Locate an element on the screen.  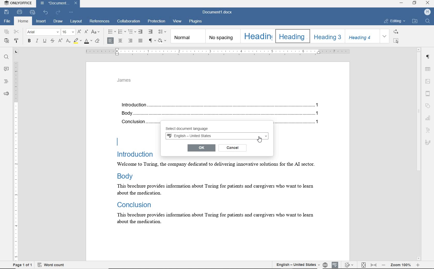
spell check is located at coordinates (334, 264).